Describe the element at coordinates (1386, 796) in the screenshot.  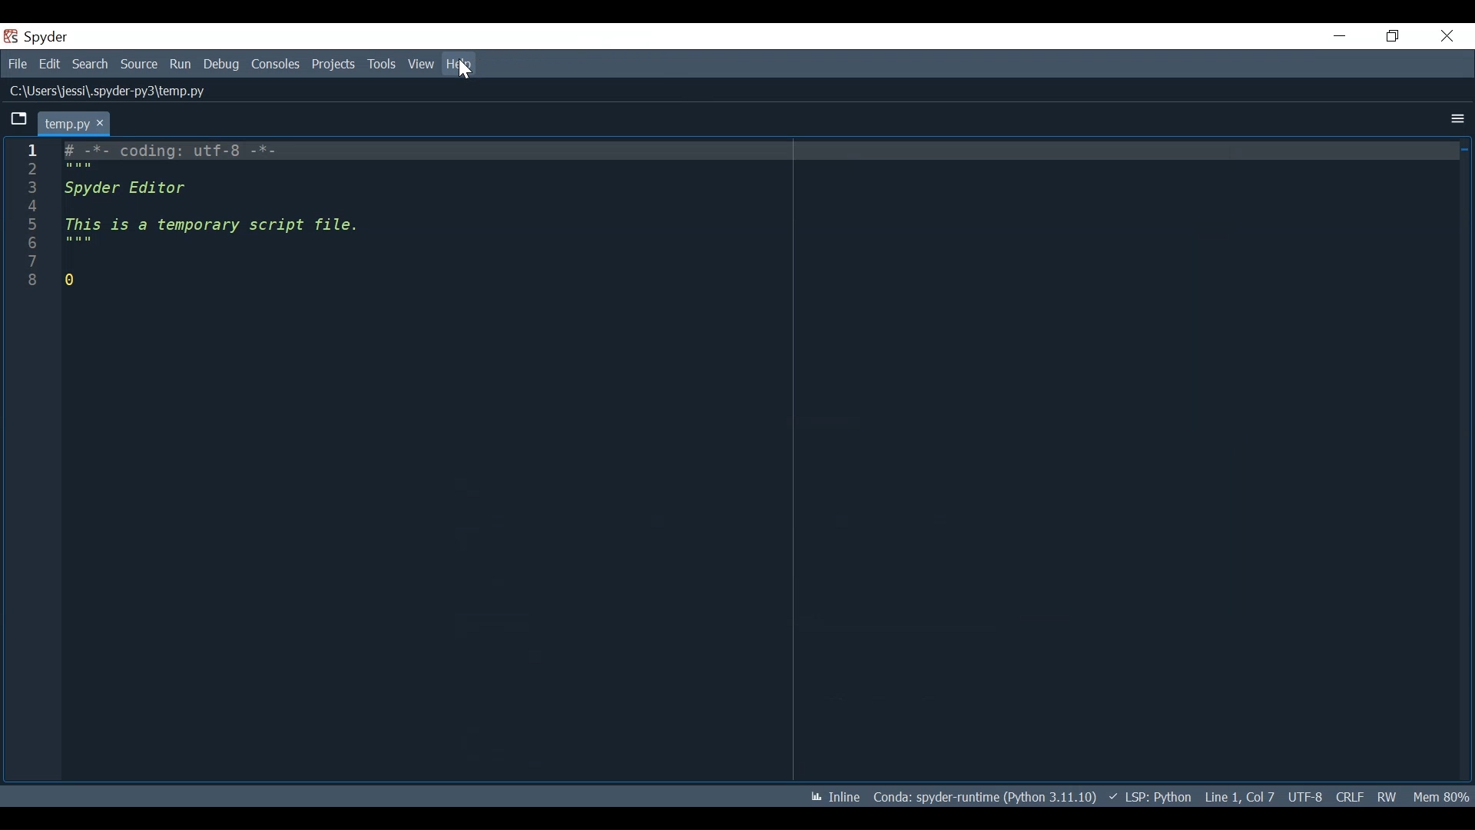
I see `RW` at that location.